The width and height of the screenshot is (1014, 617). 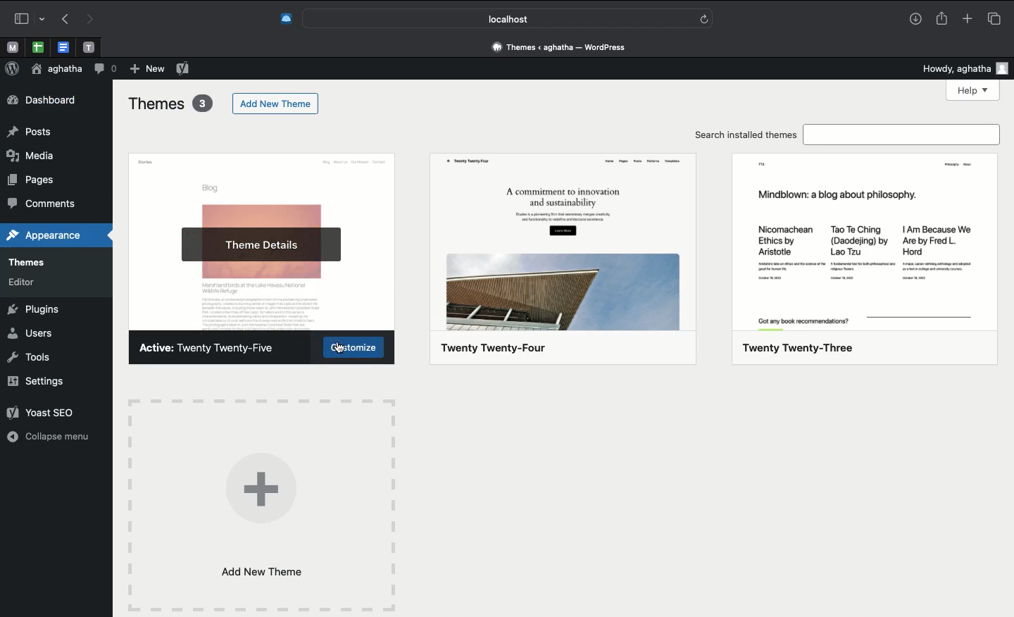 I want to click on Add new theme, so click(x=275, y=103).